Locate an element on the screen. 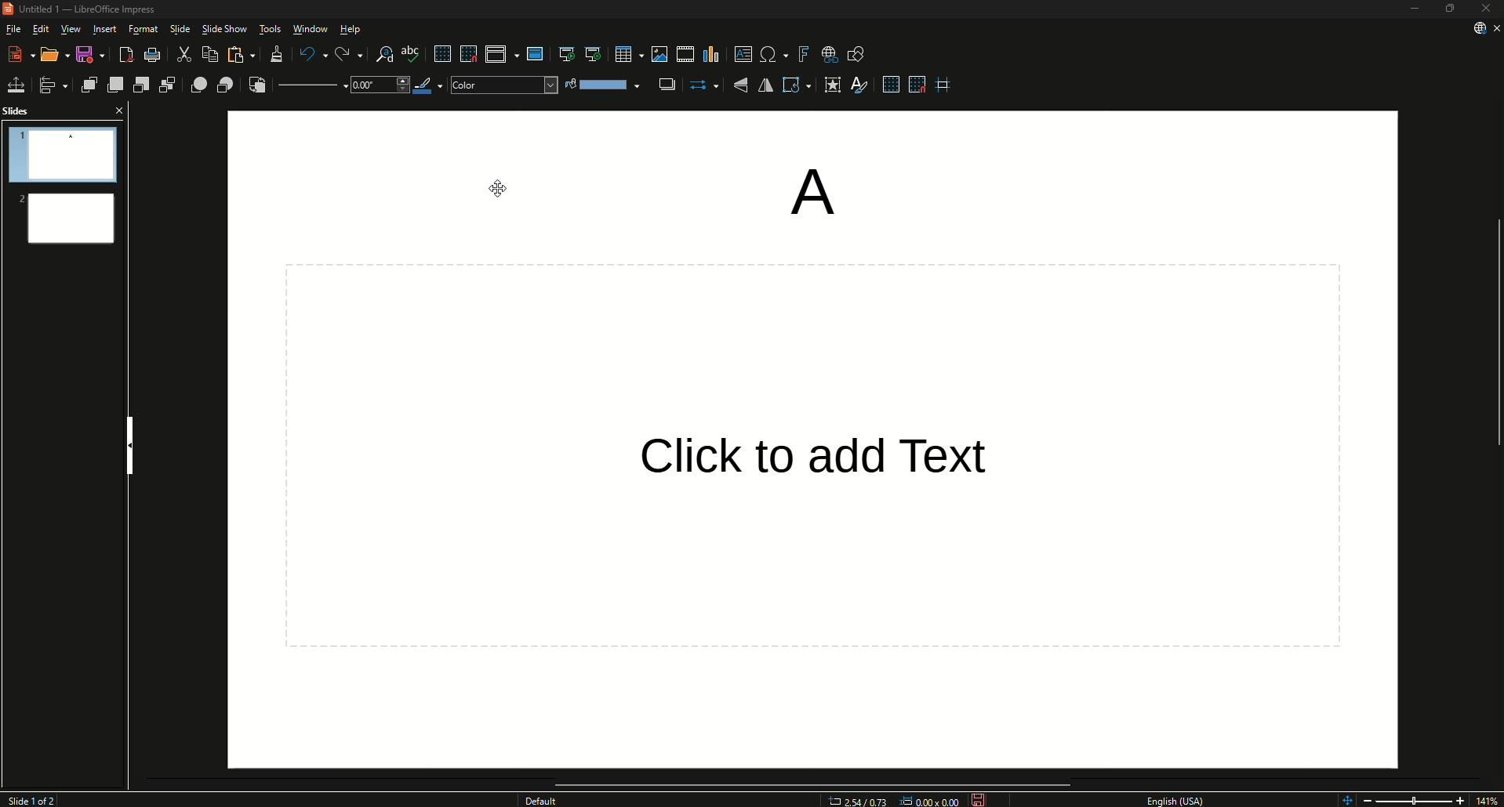 The width and height of the screenshot is (1504, 807). Dimensions is located at coordinates (892, 801).